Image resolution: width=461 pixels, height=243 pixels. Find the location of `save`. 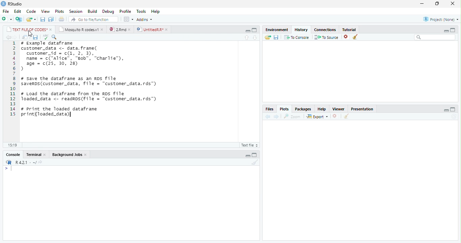

save is located at coordinates (35, 37).